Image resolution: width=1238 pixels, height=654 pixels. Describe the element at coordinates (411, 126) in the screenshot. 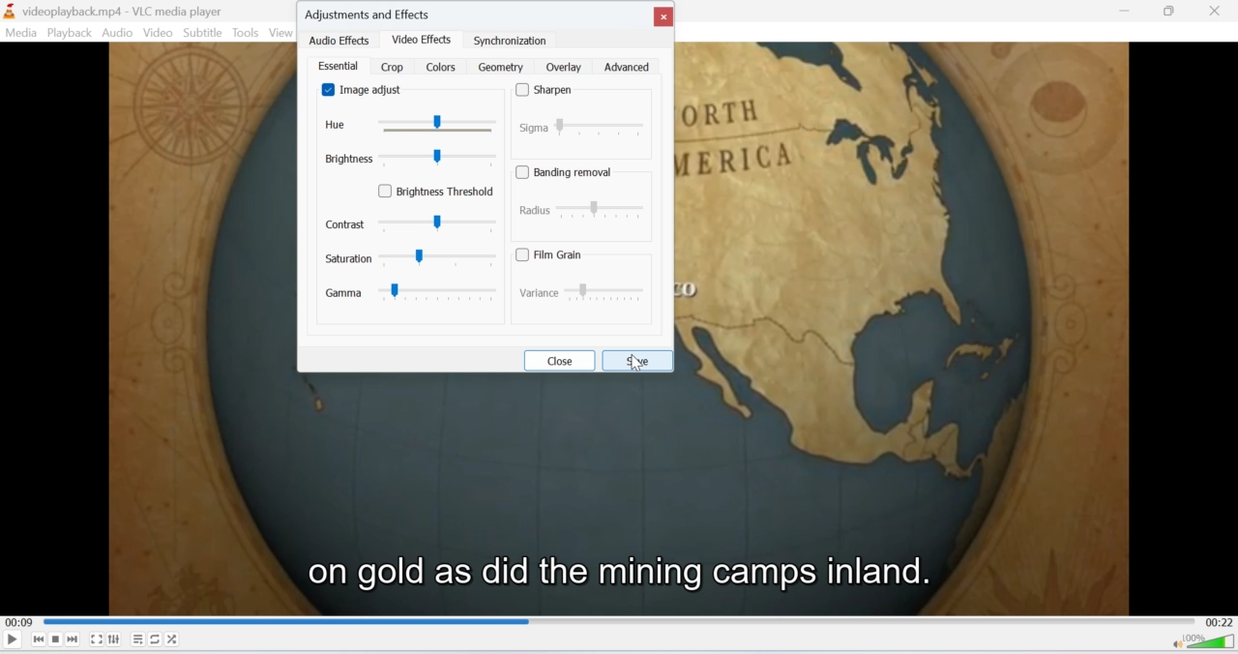

I see `Hue` at that location.